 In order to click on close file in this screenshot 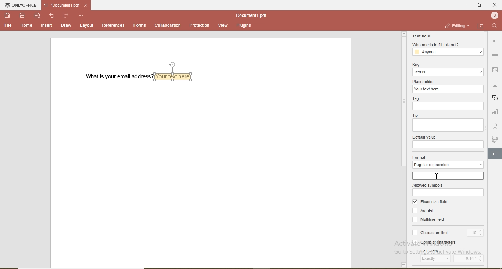, I will do `click(88, 5)`.